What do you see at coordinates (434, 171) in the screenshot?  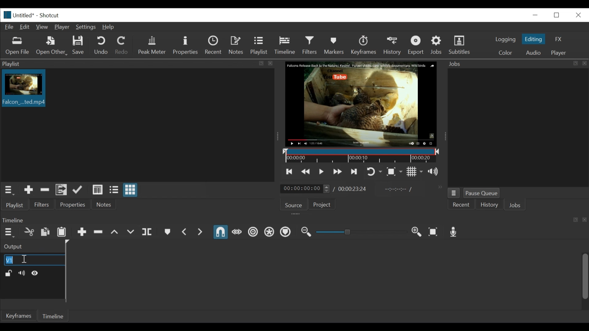 I see `Show the volume control` at bounding box center [434, 171].